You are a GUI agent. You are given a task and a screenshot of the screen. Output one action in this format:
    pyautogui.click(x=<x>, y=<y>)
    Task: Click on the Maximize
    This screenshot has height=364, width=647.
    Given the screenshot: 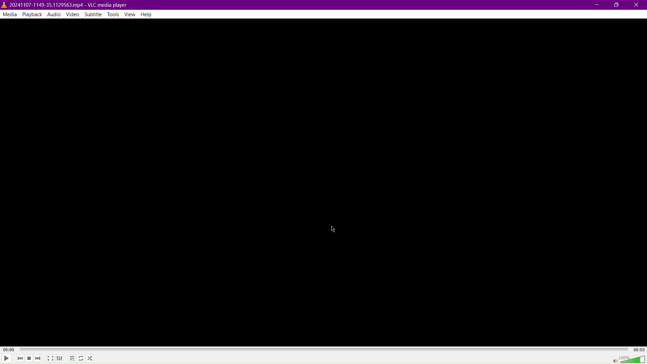 What is the action you would take?
    pyautogui.click(x=616, y=5)
    